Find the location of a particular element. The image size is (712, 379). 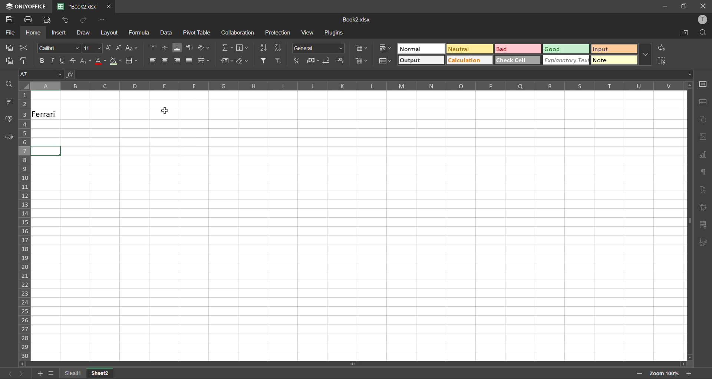

view is located at coordinates (309, 32).